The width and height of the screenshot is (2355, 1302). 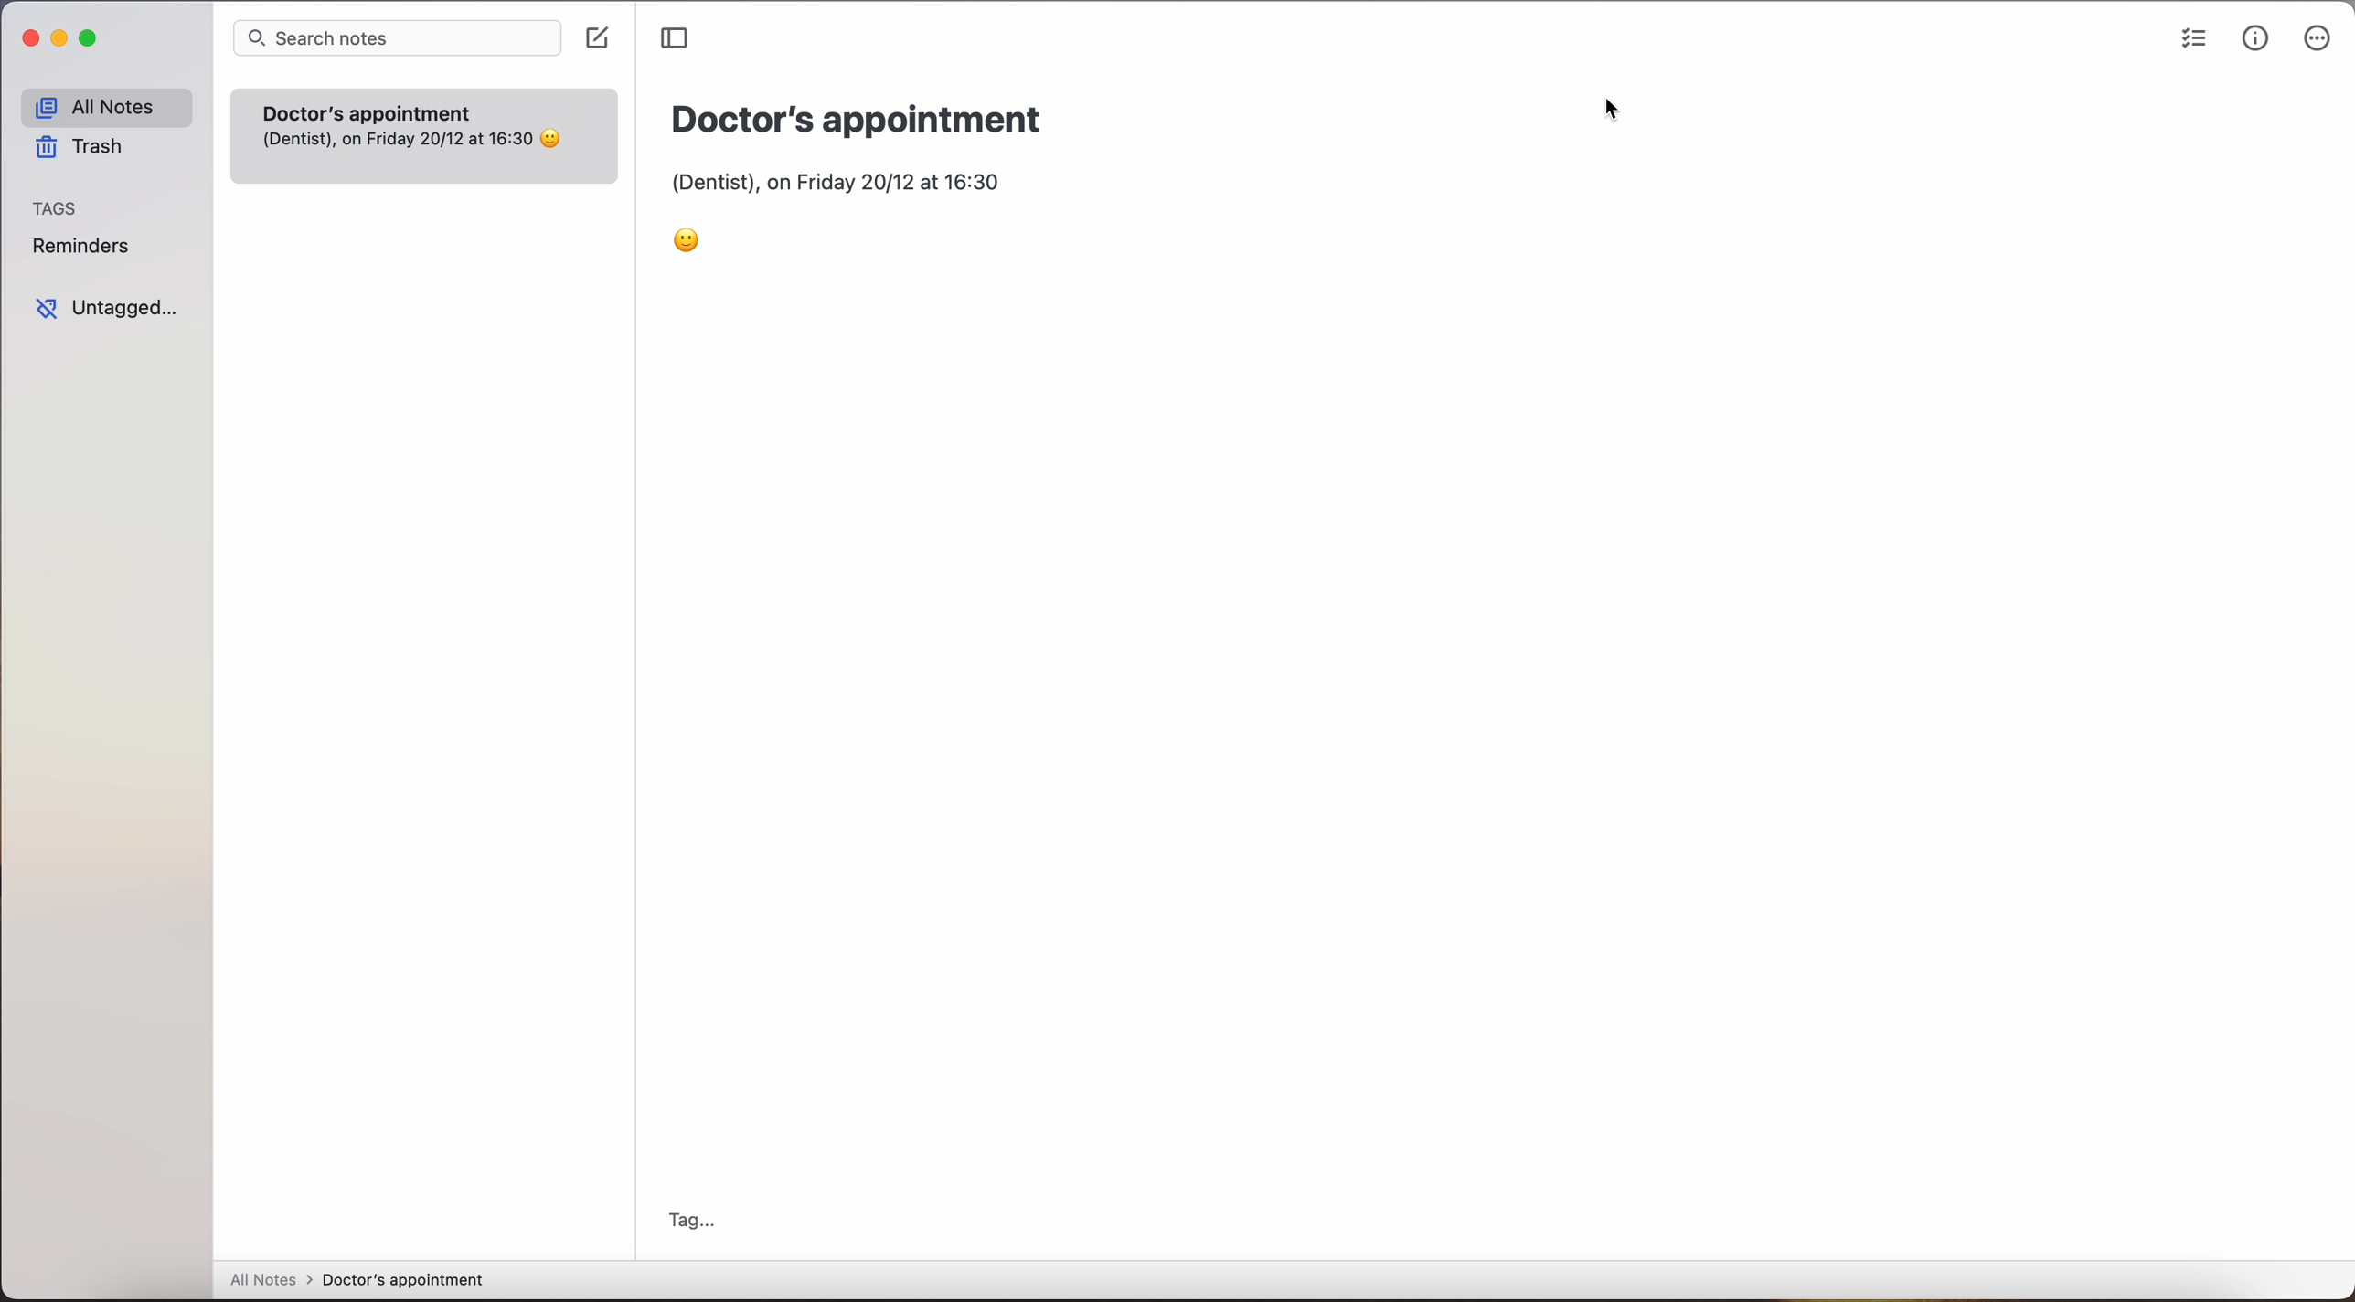 What do you see at coordinates (673, 37) in the screenshot?
I see `toggle sidebar` at bounding box center [673, 37].